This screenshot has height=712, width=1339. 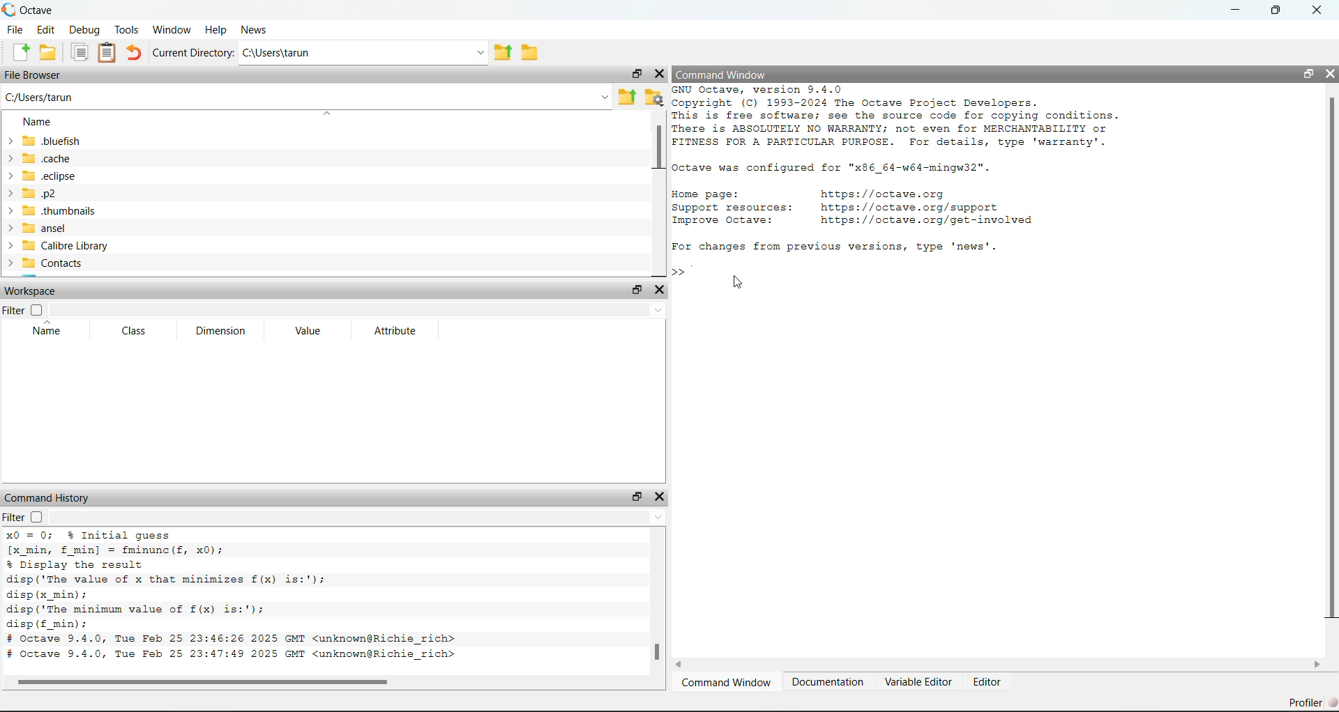 What do you see at coordinates (60, 210) in the screenshot?
I see `>  thumbnails` at bounding box center [60, 210].